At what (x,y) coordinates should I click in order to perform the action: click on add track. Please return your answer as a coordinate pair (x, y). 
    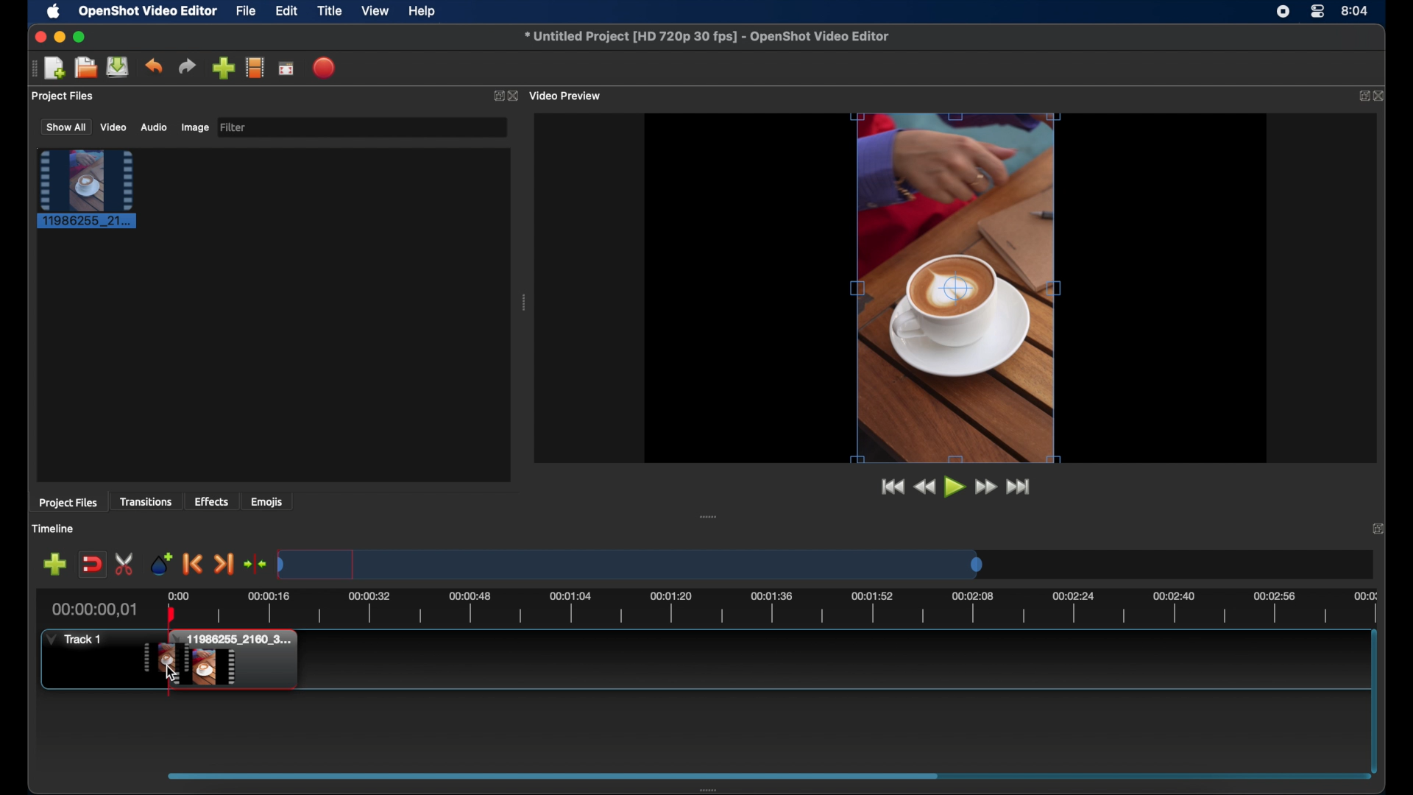
    Looking at the image, I should click on (54, 564).